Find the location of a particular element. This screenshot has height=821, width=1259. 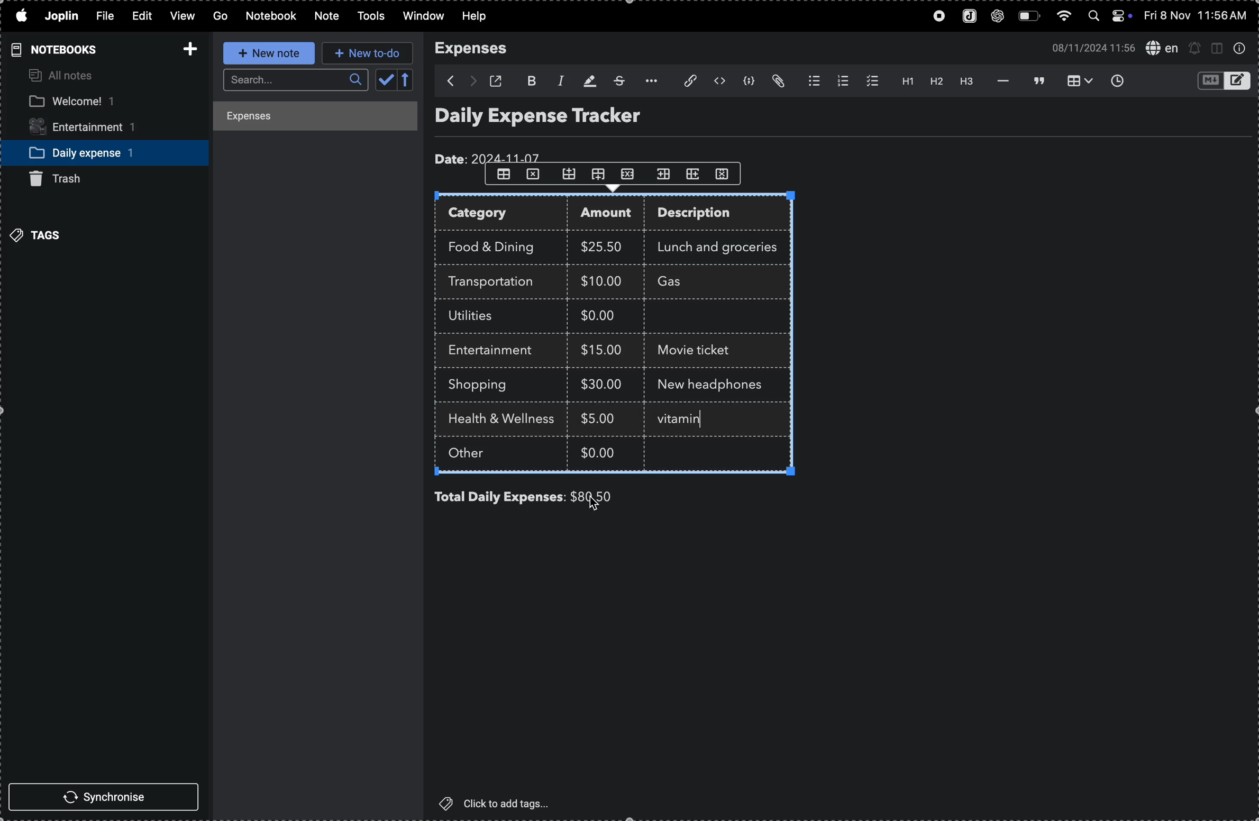

view is located at coordinates (180, 17).